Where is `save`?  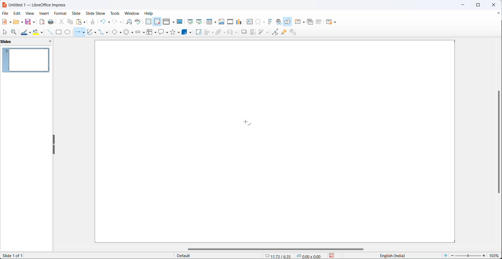
save is located at coordinates (333, 256).